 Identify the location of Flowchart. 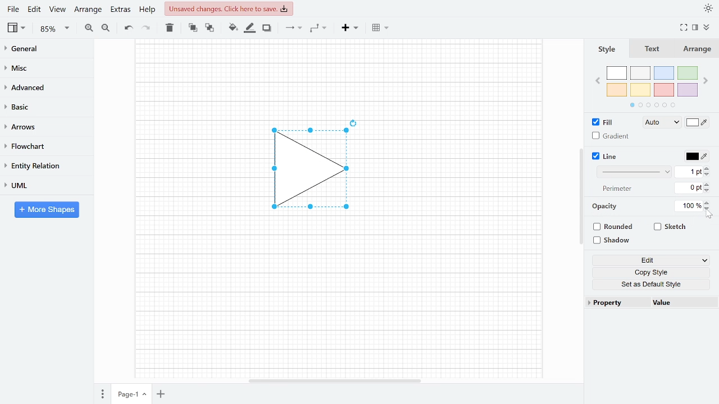
(42, 146).